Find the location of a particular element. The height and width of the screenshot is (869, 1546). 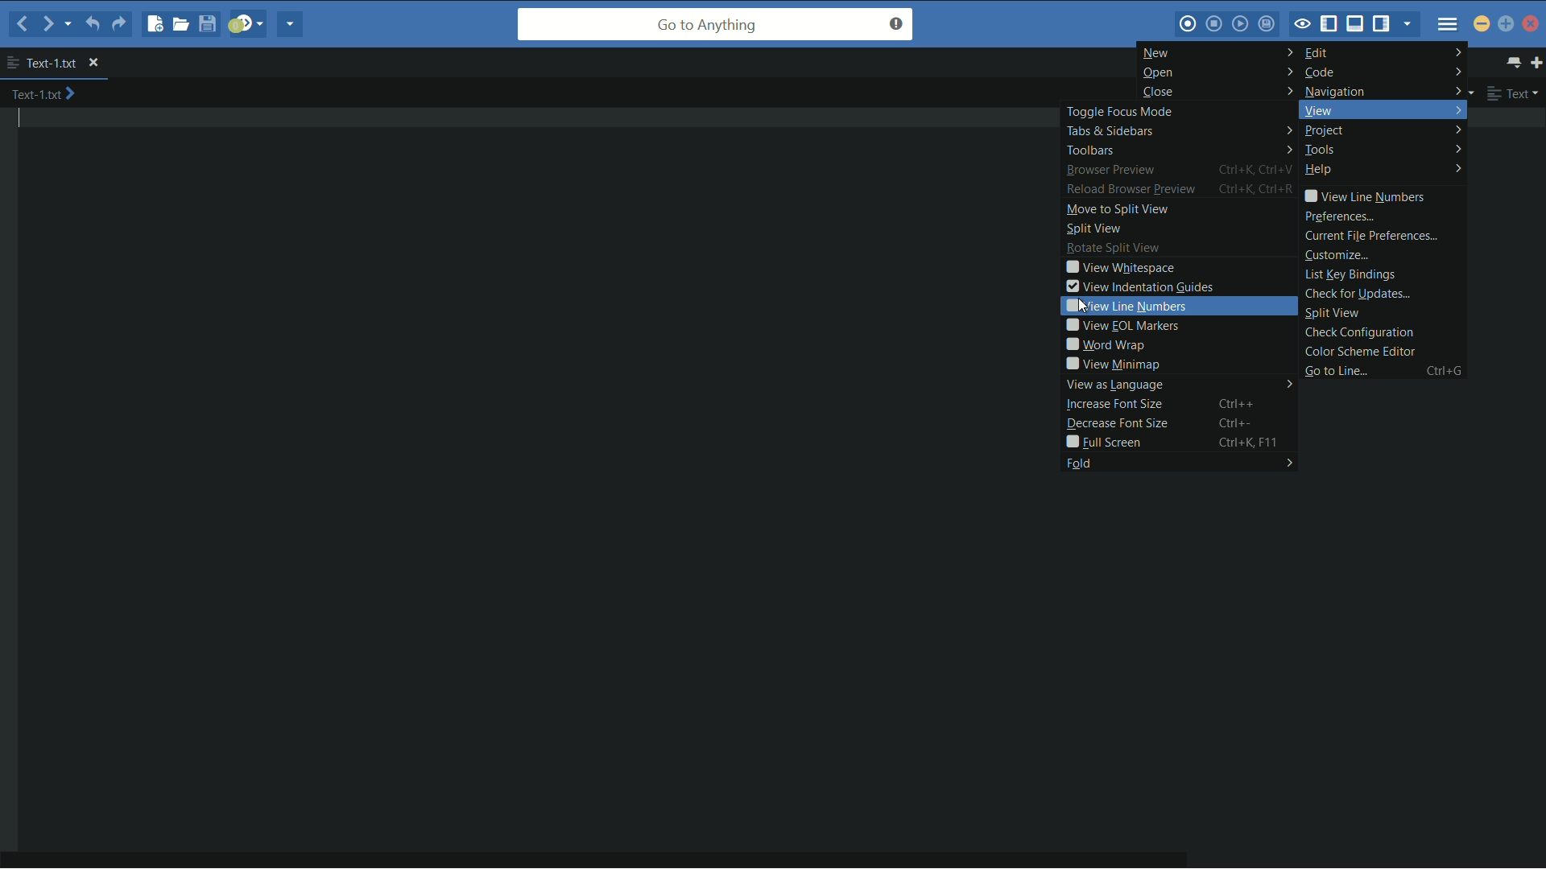

customize is located at coordinates (1336, 254).